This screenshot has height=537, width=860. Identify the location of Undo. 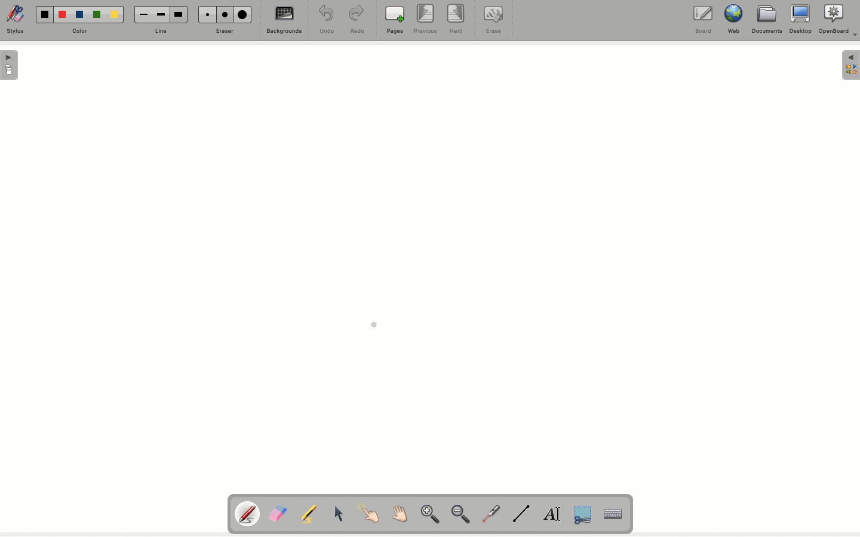
(325, 19).